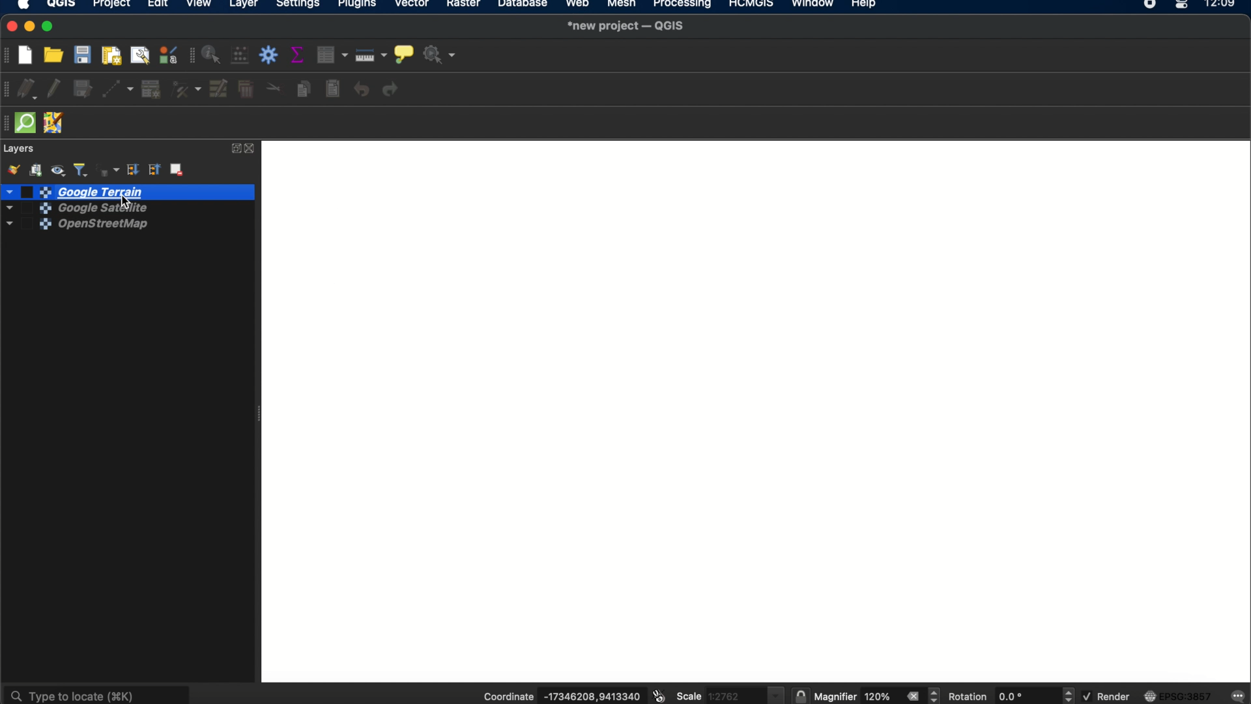 This screenshot has height=704, width=1251. I want to click on open field calculator, so click(241, 56).